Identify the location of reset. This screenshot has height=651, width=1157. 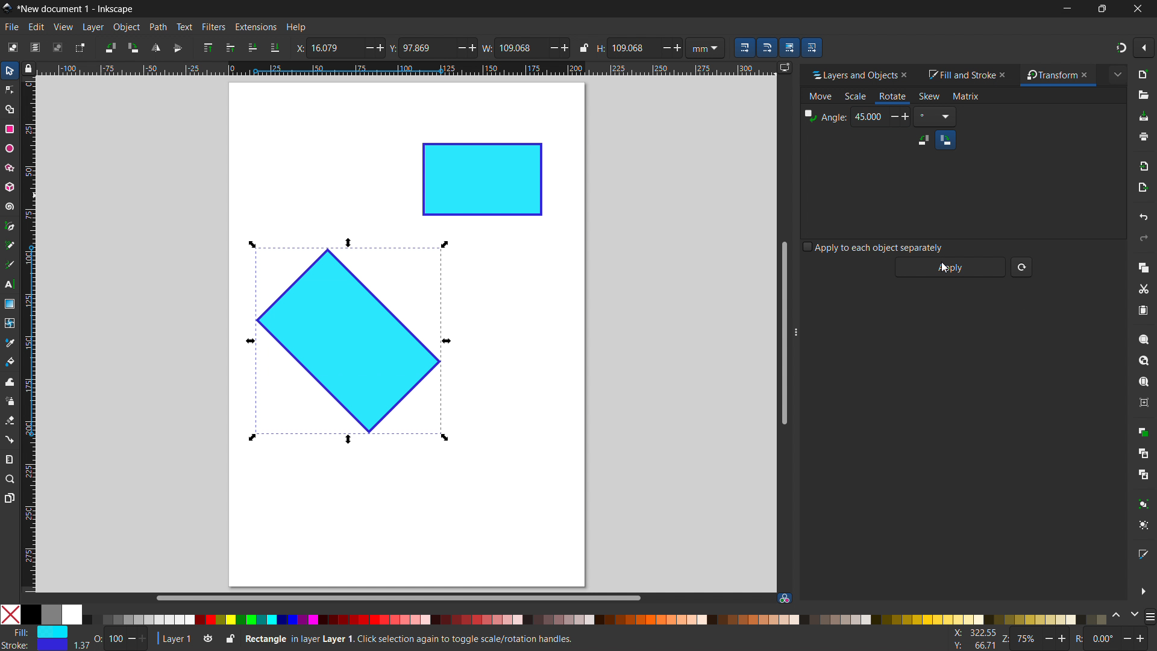
(1021, 267).